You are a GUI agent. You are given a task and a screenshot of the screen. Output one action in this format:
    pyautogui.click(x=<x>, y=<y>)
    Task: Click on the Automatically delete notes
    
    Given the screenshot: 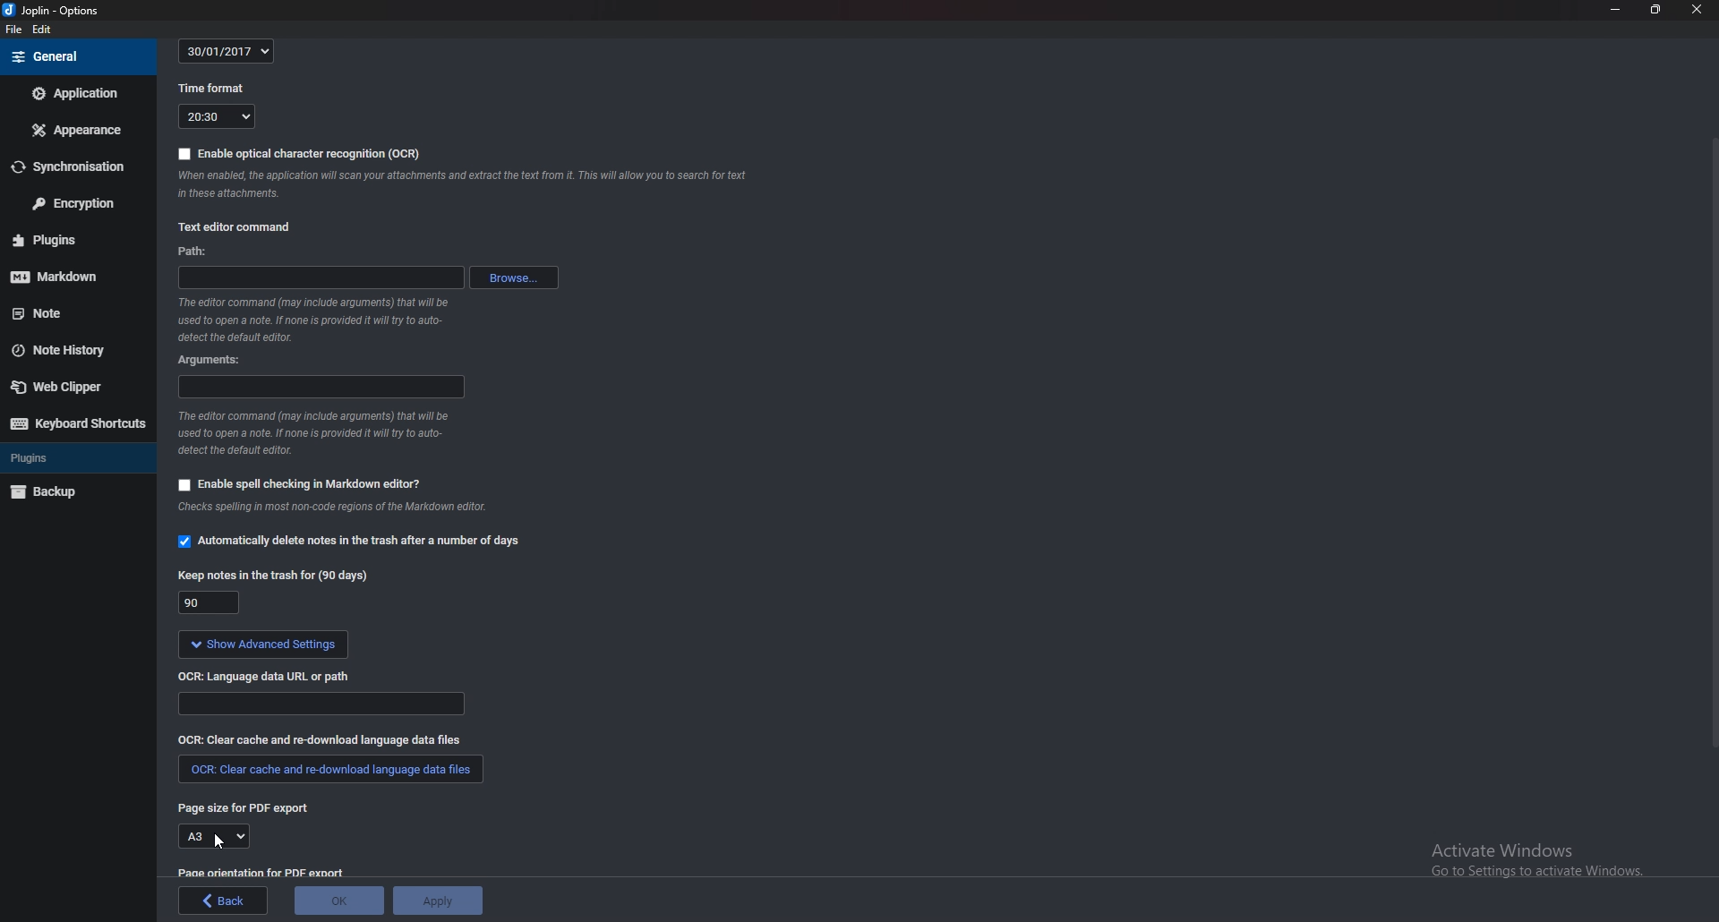 What is the action you would take?
    pyautogui.click(x=347, y=541)
    